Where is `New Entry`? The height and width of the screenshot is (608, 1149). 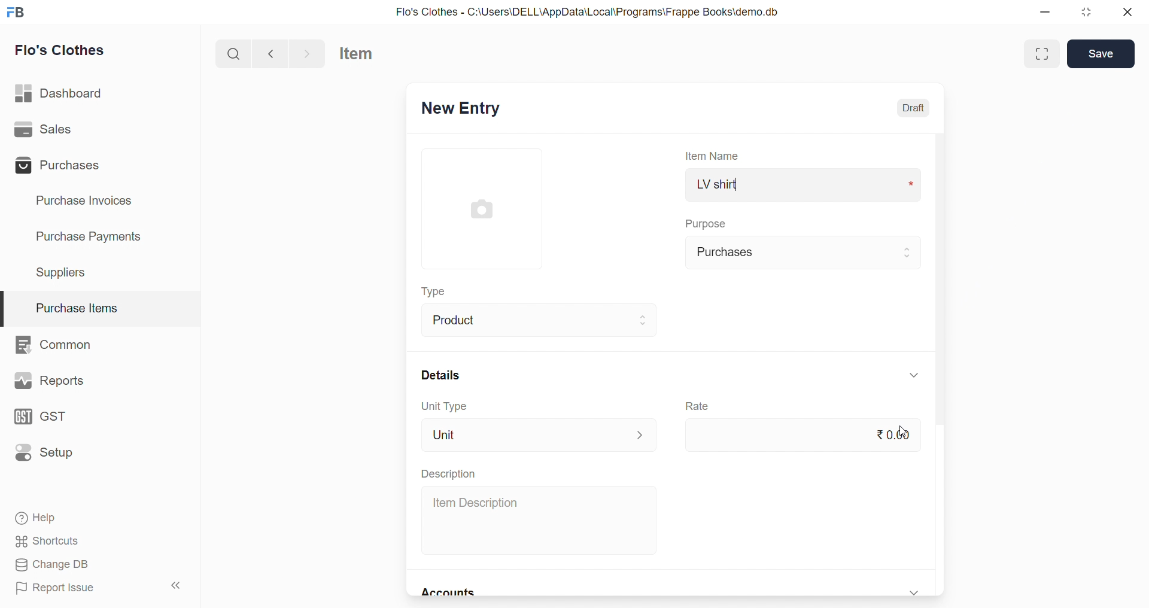 New Entry is located at coordinates (469, 110).